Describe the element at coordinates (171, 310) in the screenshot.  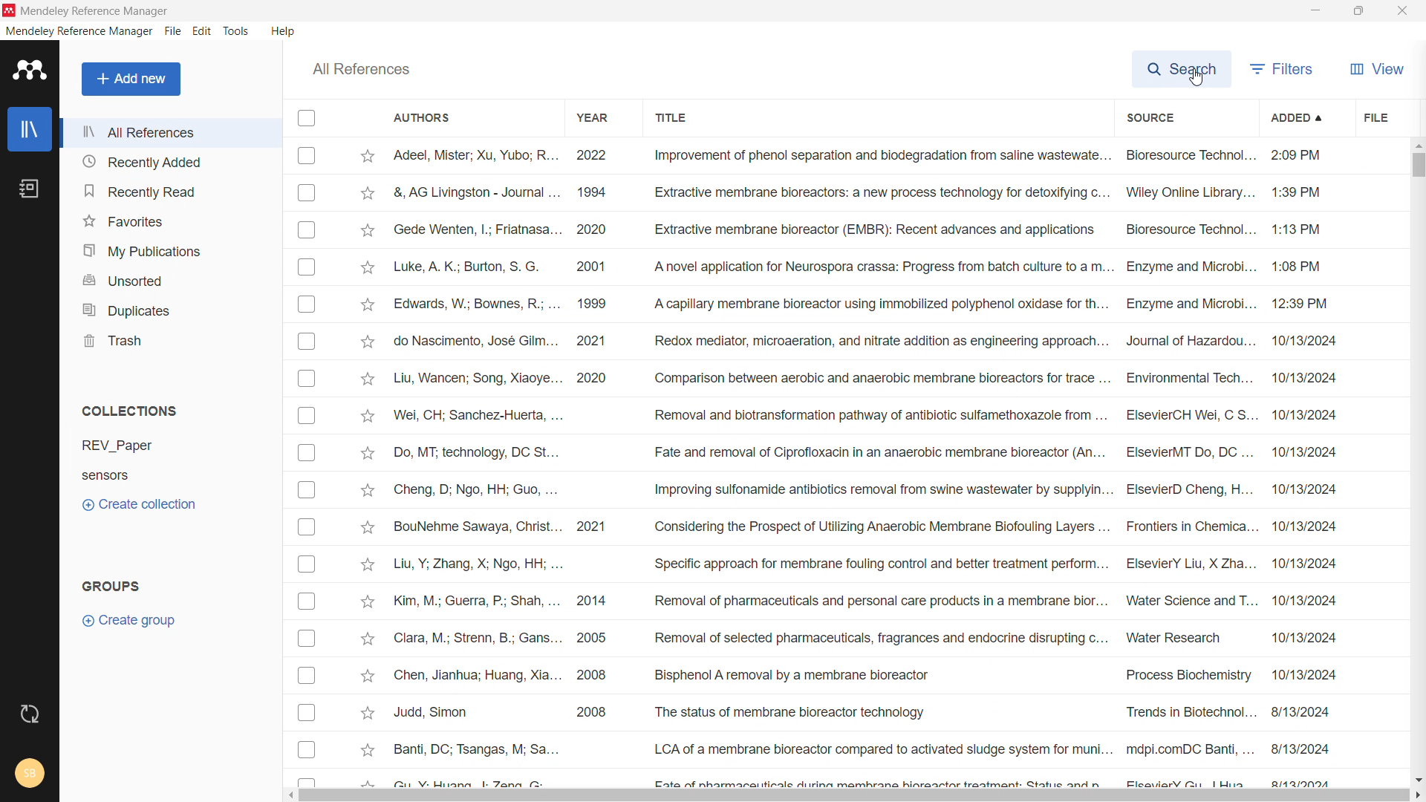
I see `duplicates` at that location.